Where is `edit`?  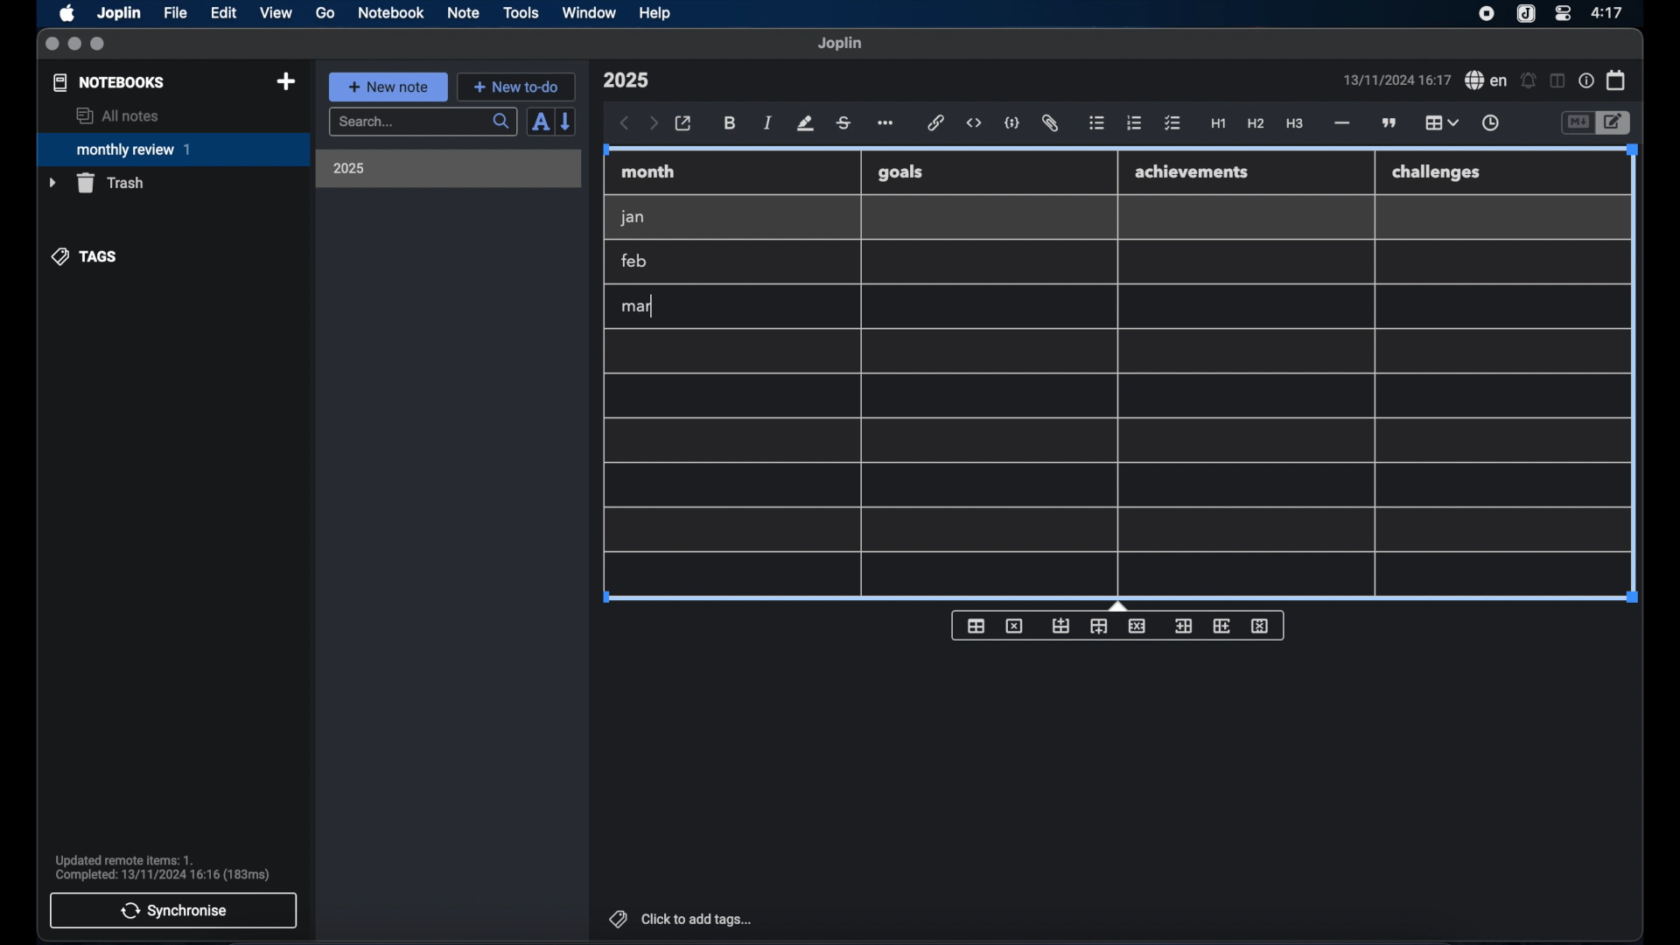
edit is located at coordinates (225, 13).